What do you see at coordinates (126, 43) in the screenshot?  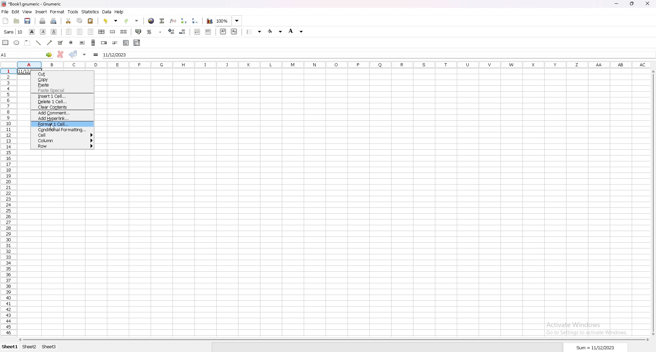 I see `list` at bounding box center [126, 43].